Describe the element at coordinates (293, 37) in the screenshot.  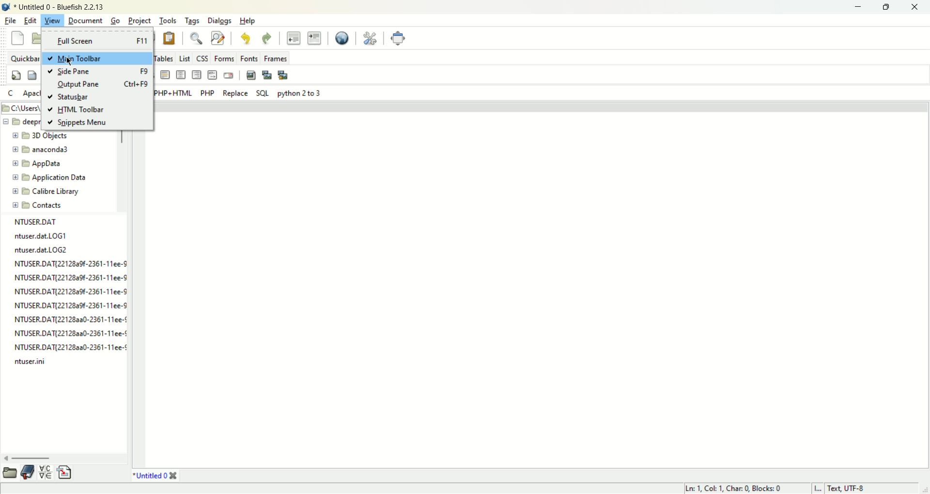
I see `unindent` at that location.